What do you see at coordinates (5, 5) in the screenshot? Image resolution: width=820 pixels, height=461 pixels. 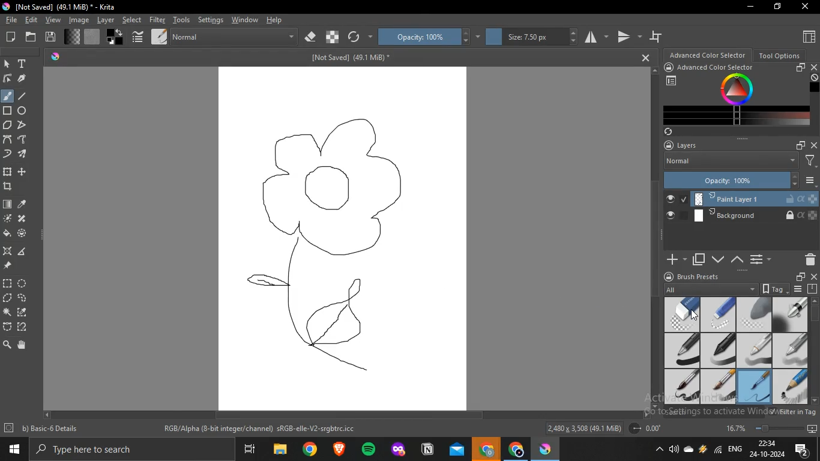 I see `logo` at bounding box center [5, 5].